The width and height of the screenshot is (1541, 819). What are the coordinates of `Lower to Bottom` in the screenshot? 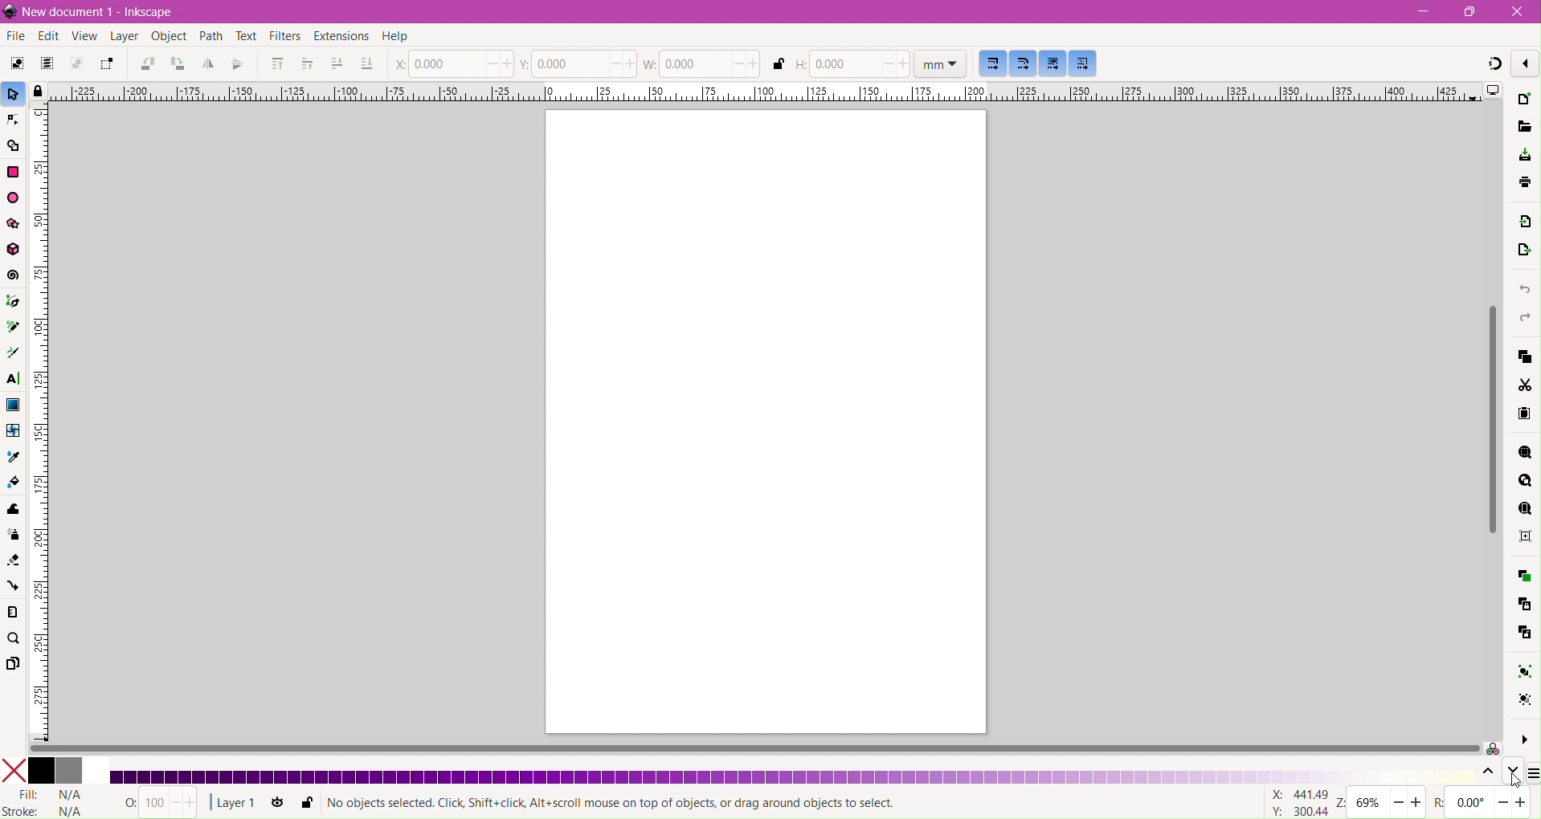 It's located at (366, 64).